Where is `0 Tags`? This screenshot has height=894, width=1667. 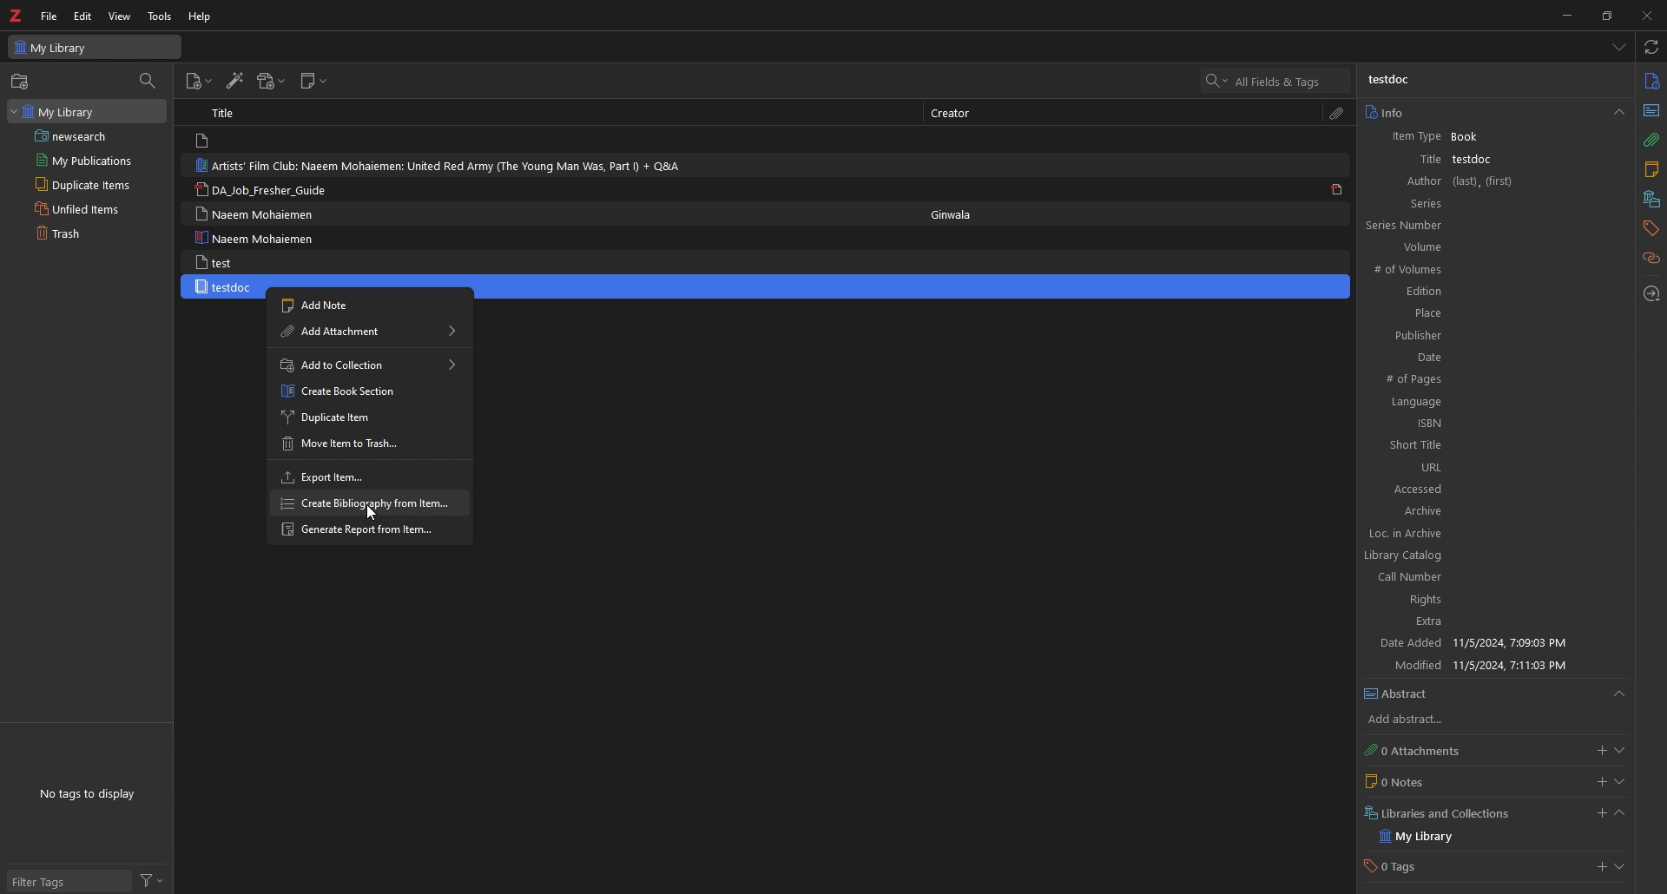
0 Tags is located at coordinates (1409, 868).